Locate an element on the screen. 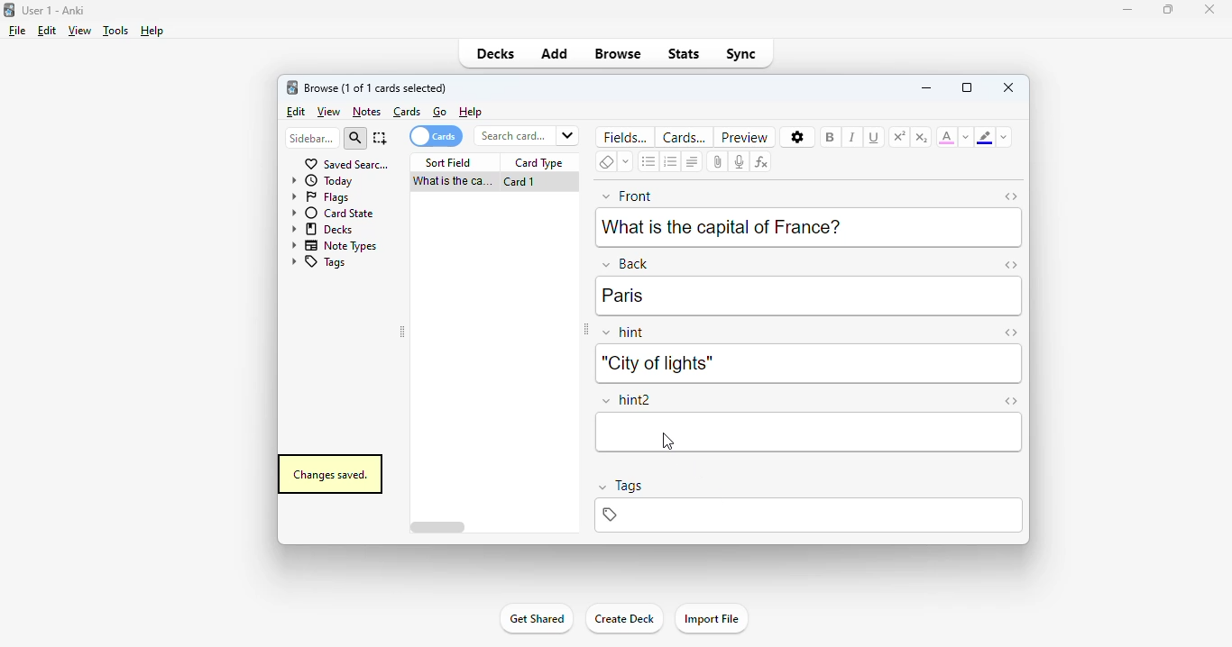 The height and width of the screenshot is (647, 1232). toggle sidebar is located at coordinates (403, 333).